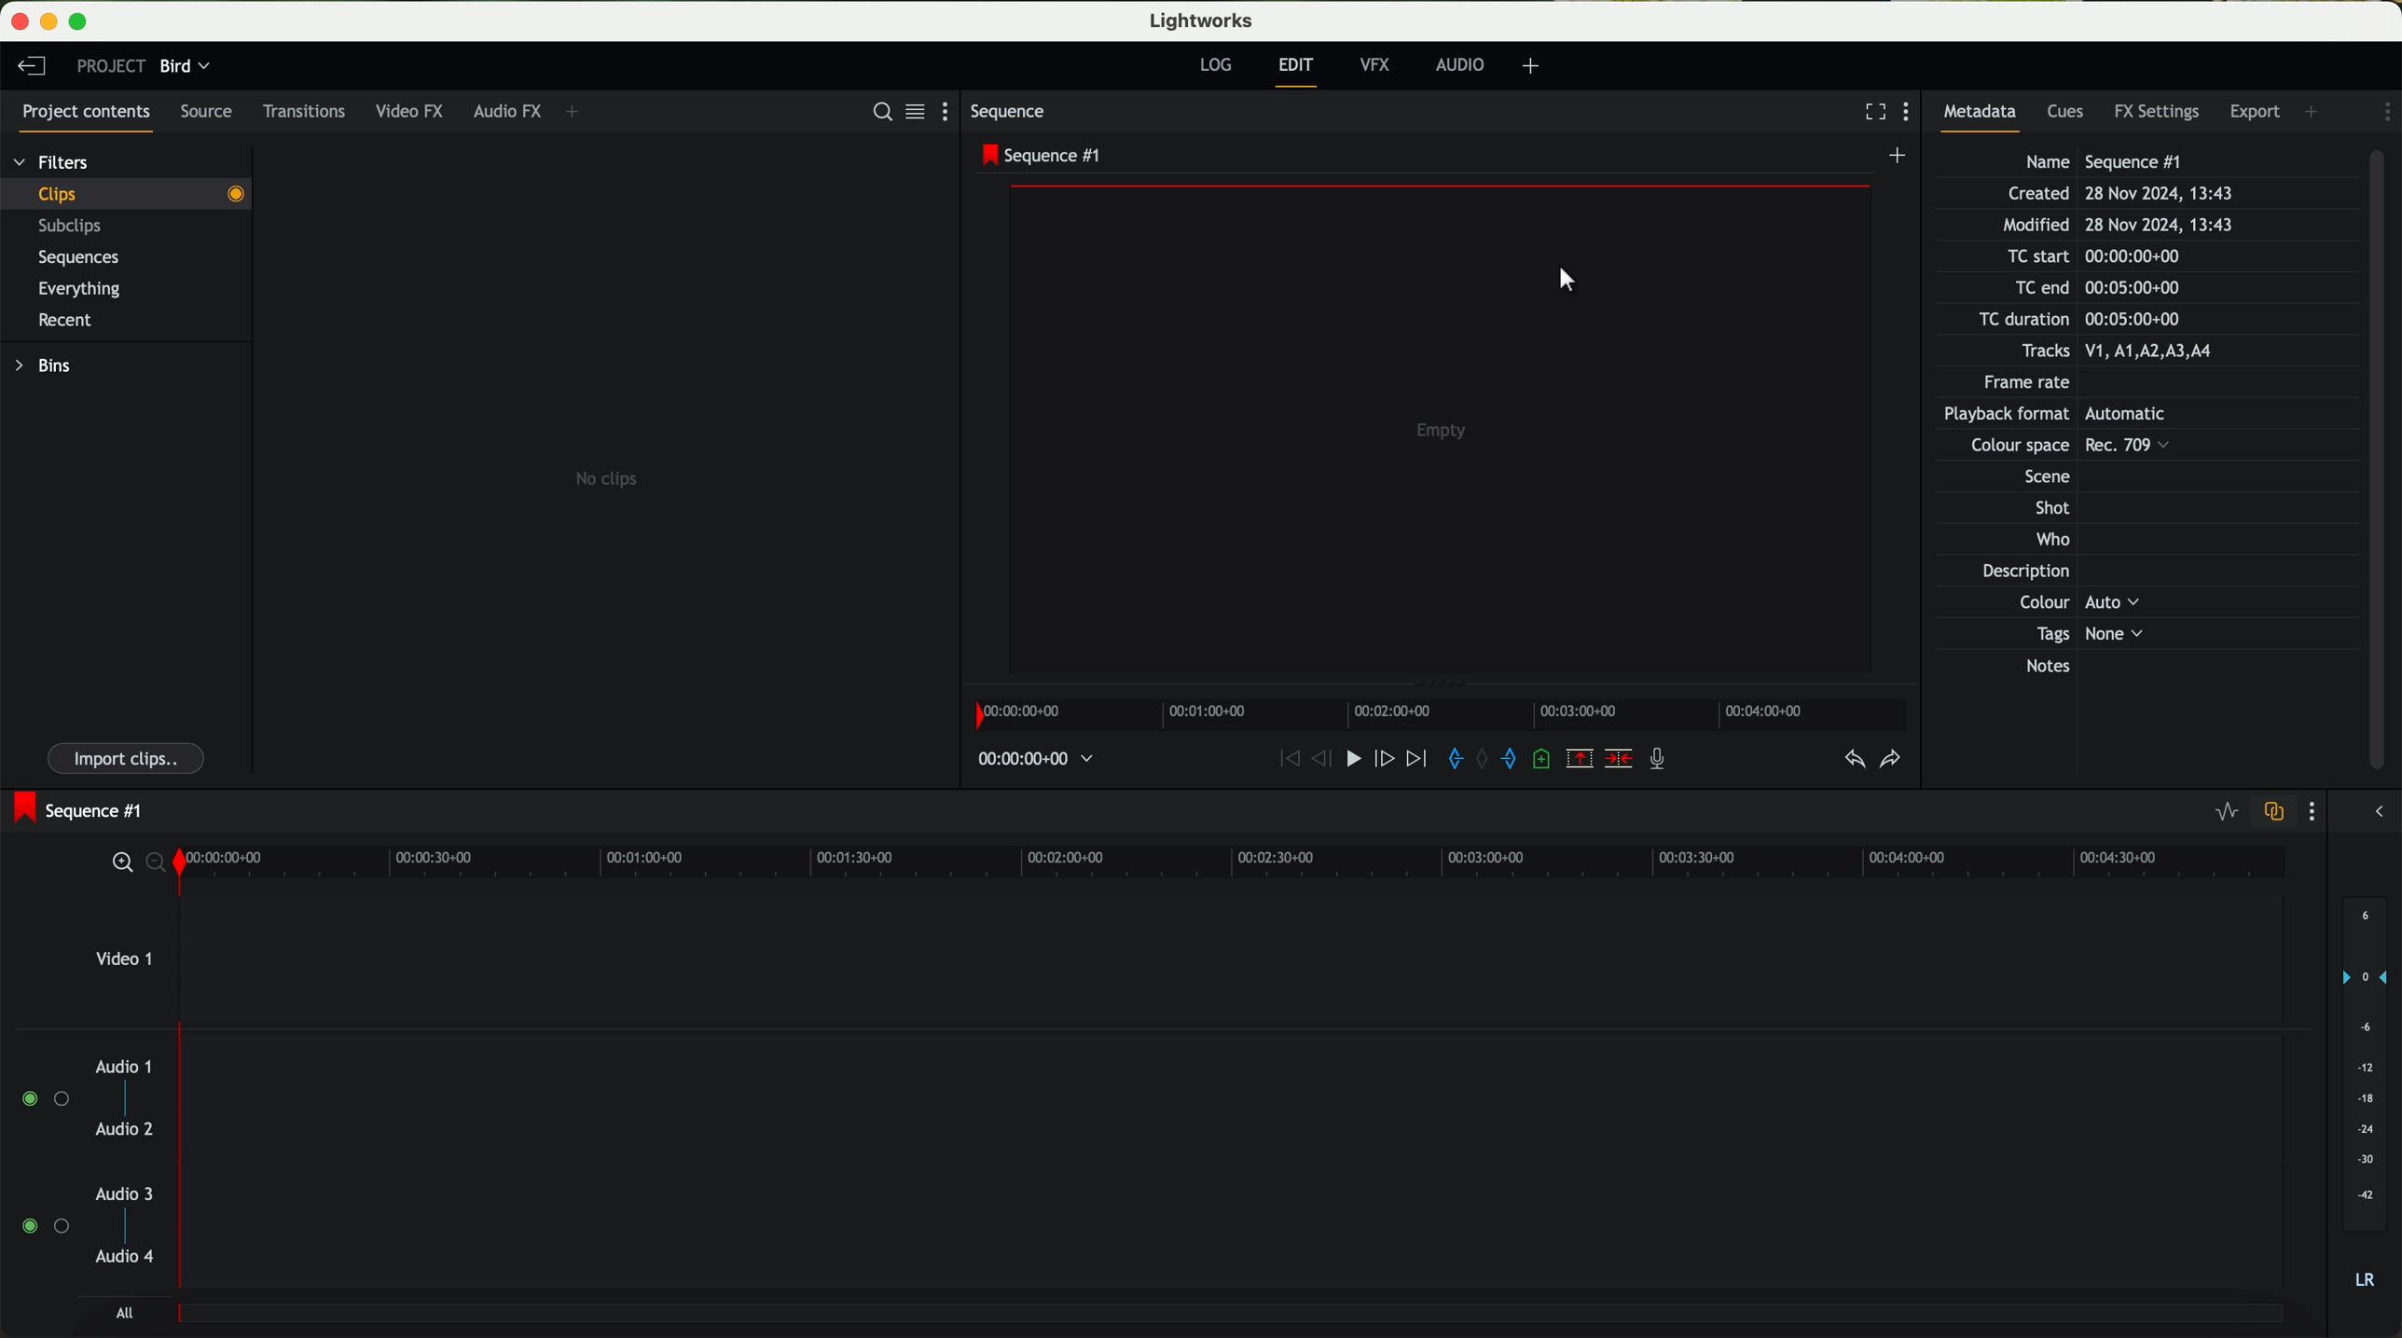 The width and height of the screenshot is (2402, 1338). Describe the element at coordinates (84, 290) in the screenshot. I see `everything` at that location.